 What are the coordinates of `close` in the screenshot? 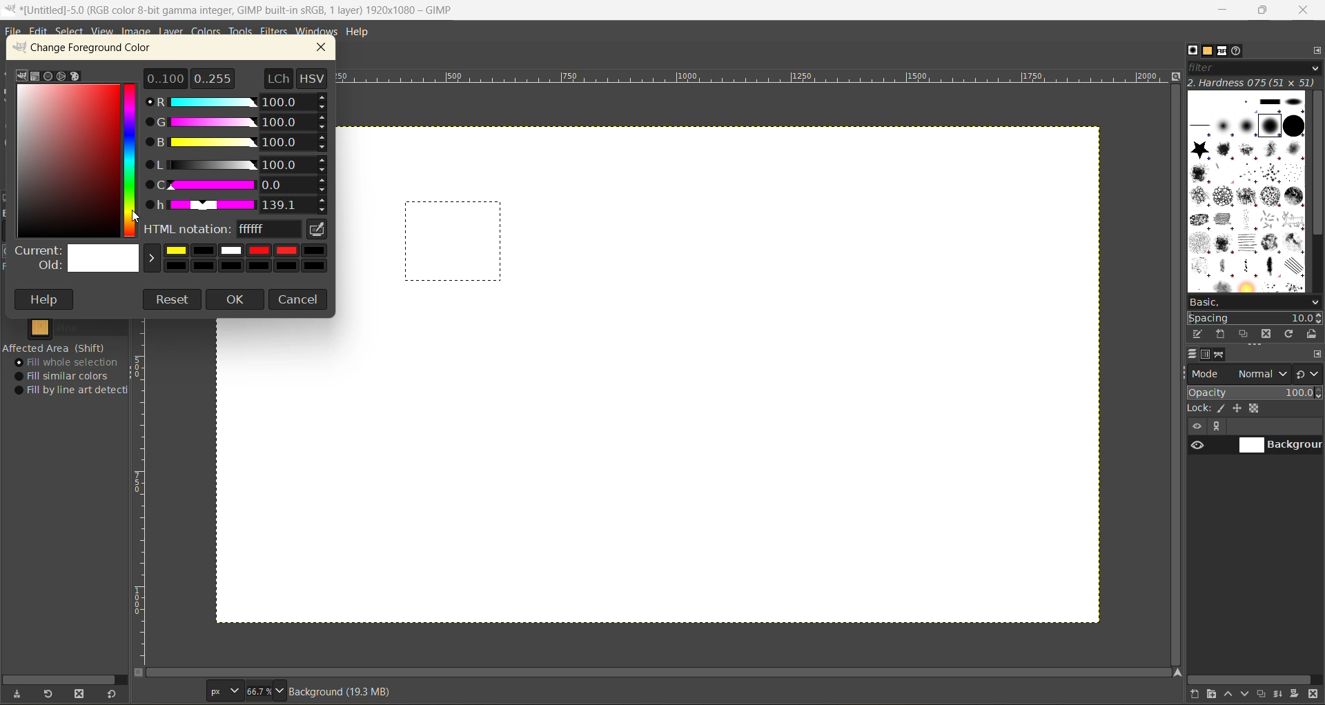 It's located at (1306, 10).